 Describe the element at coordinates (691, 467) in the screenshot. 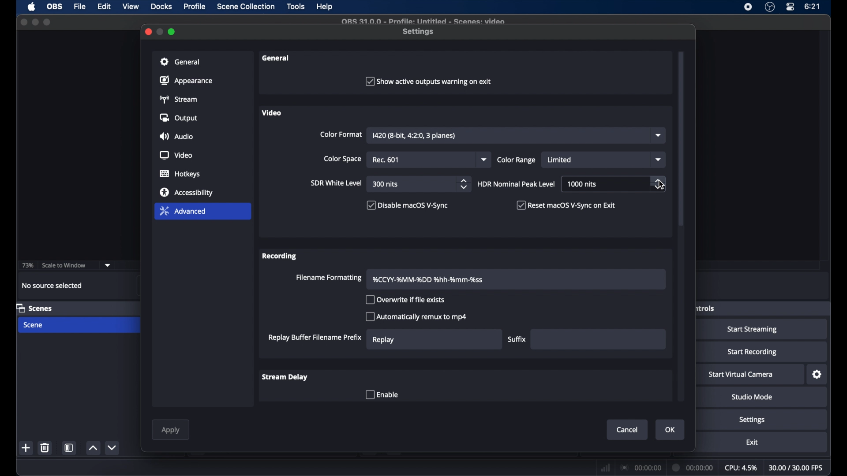

I see `duration` at that location.